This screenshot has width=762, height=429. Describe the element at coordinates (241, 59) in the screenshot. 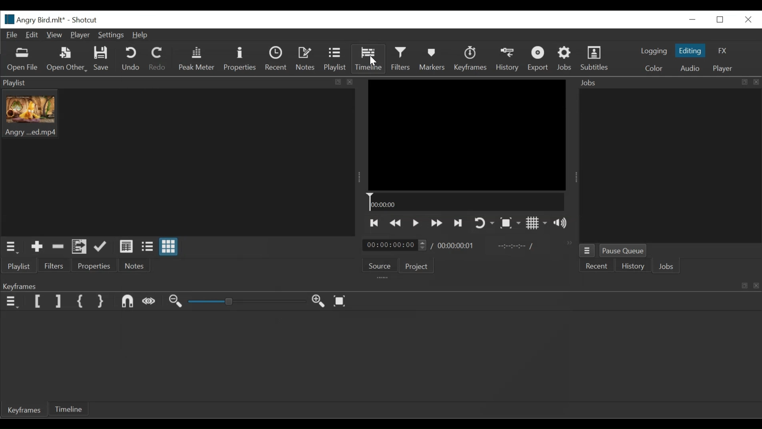

I see `Properties` at that location.